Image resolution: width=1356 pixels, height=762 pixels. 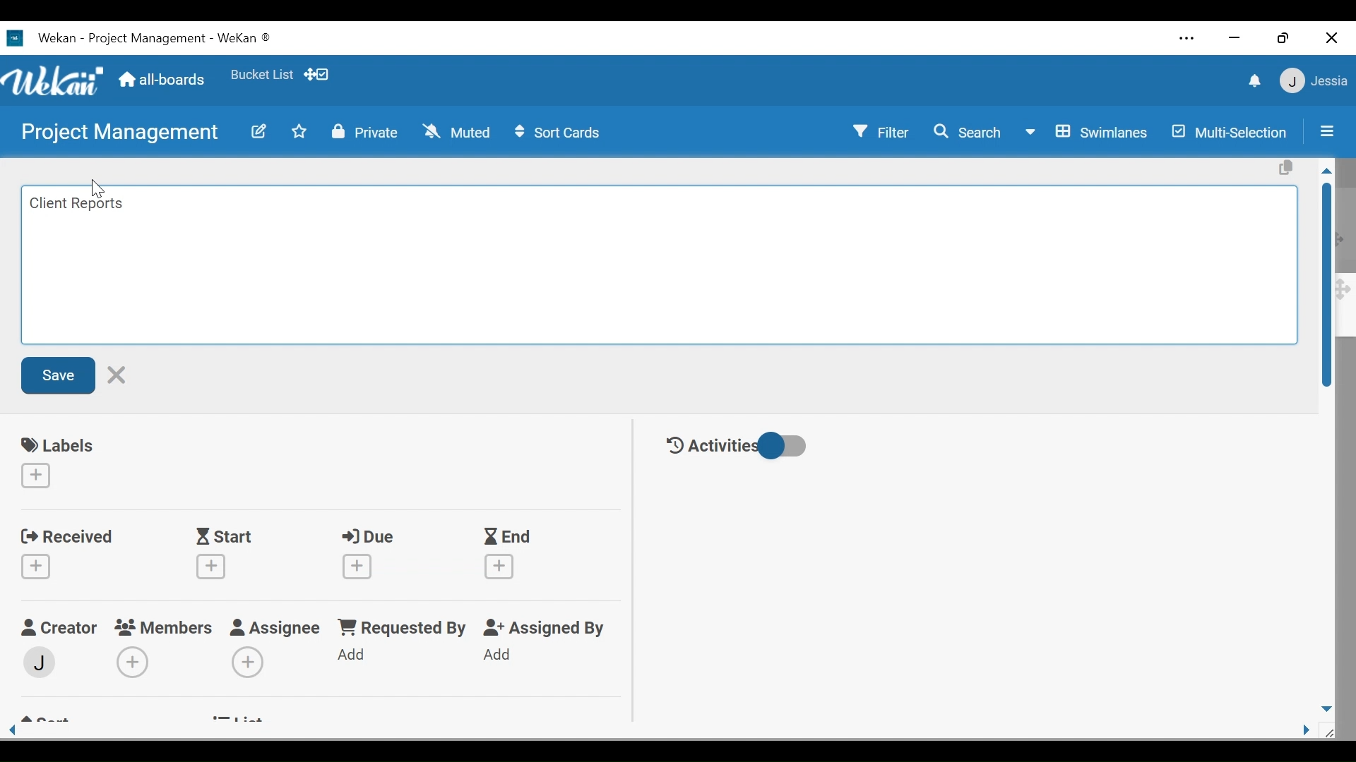 What do you see at coordinates (499, 567) in the screenshot?
I see `Create End Date` at bounding box center [499, 567].